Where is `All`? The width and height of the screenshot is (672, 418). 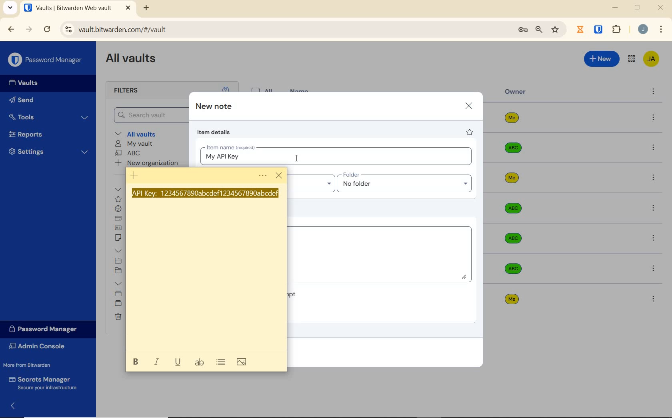 All is located at coordinates (264, 88).